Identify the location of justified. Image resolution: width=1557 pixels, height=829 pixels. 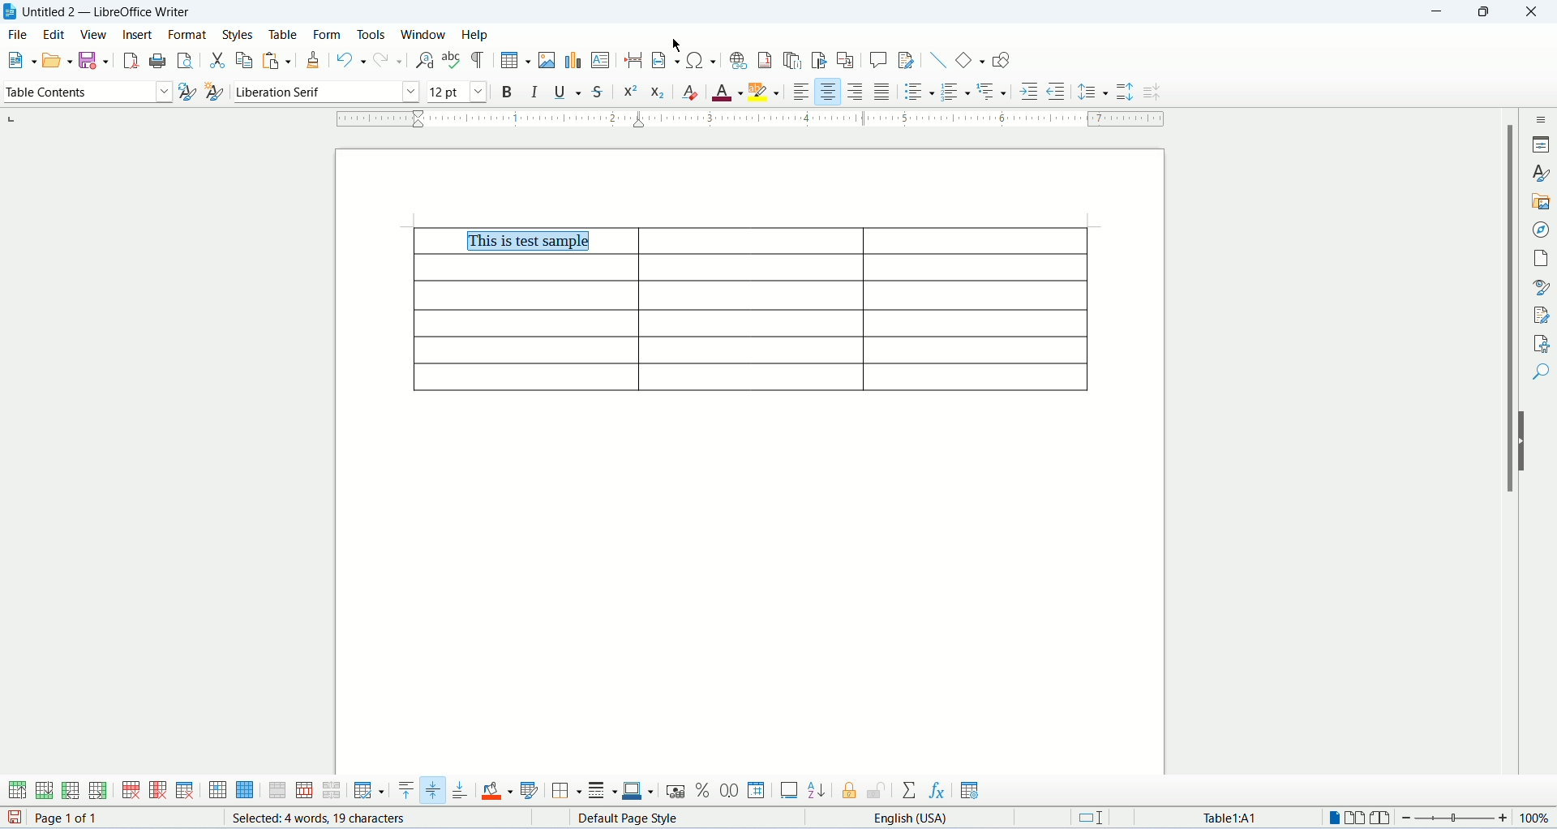
(885, 90).